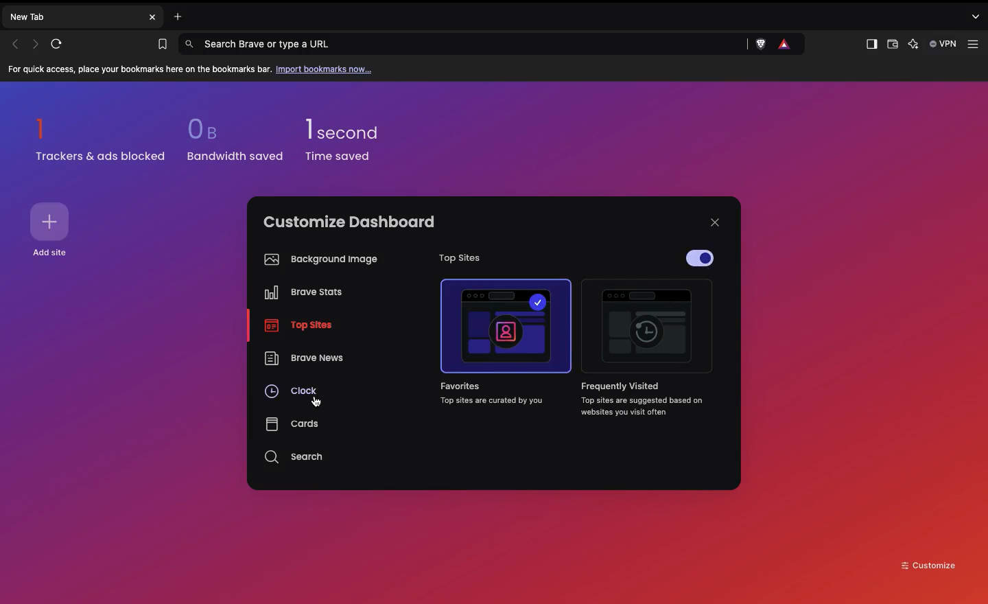  I want to click on Cards, so click(292, 423).